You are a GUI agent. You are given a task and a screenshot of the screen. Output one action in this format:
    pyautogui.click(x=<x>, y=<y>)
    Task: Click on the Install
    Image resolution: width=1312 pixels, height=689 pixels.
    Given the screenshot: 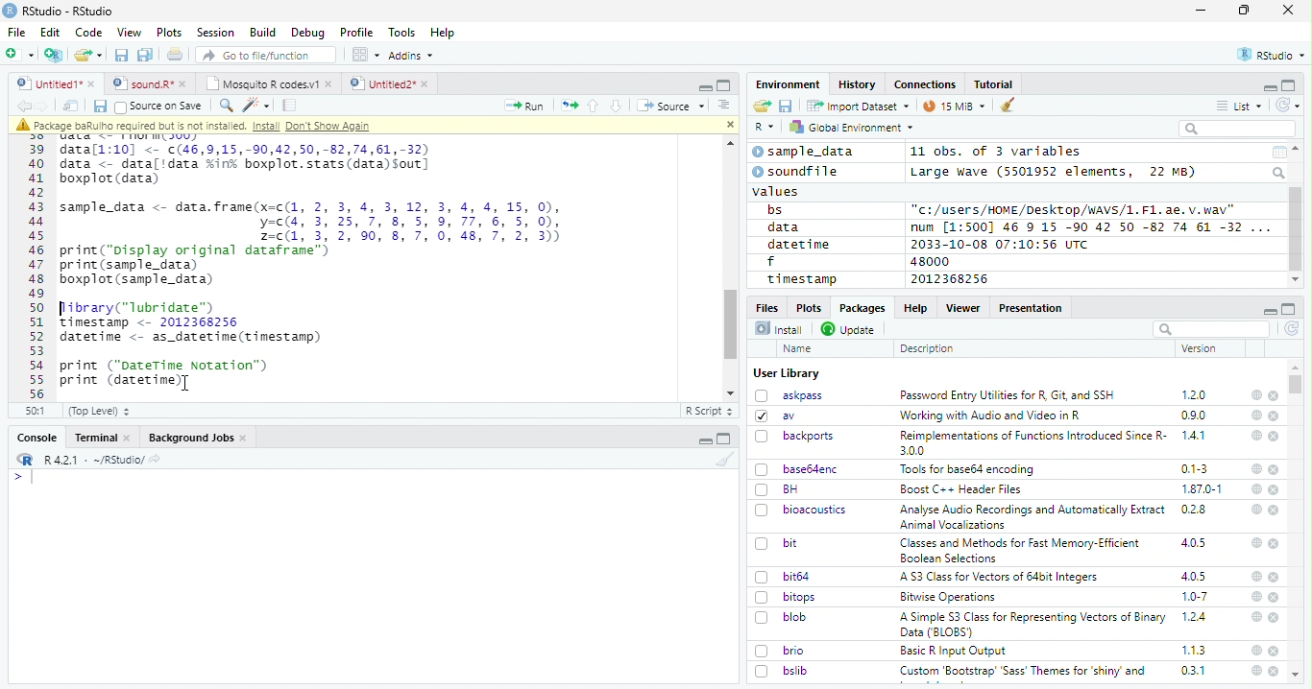 What is the action you would take?
    pyautogui.click(x=779, y=328)
    